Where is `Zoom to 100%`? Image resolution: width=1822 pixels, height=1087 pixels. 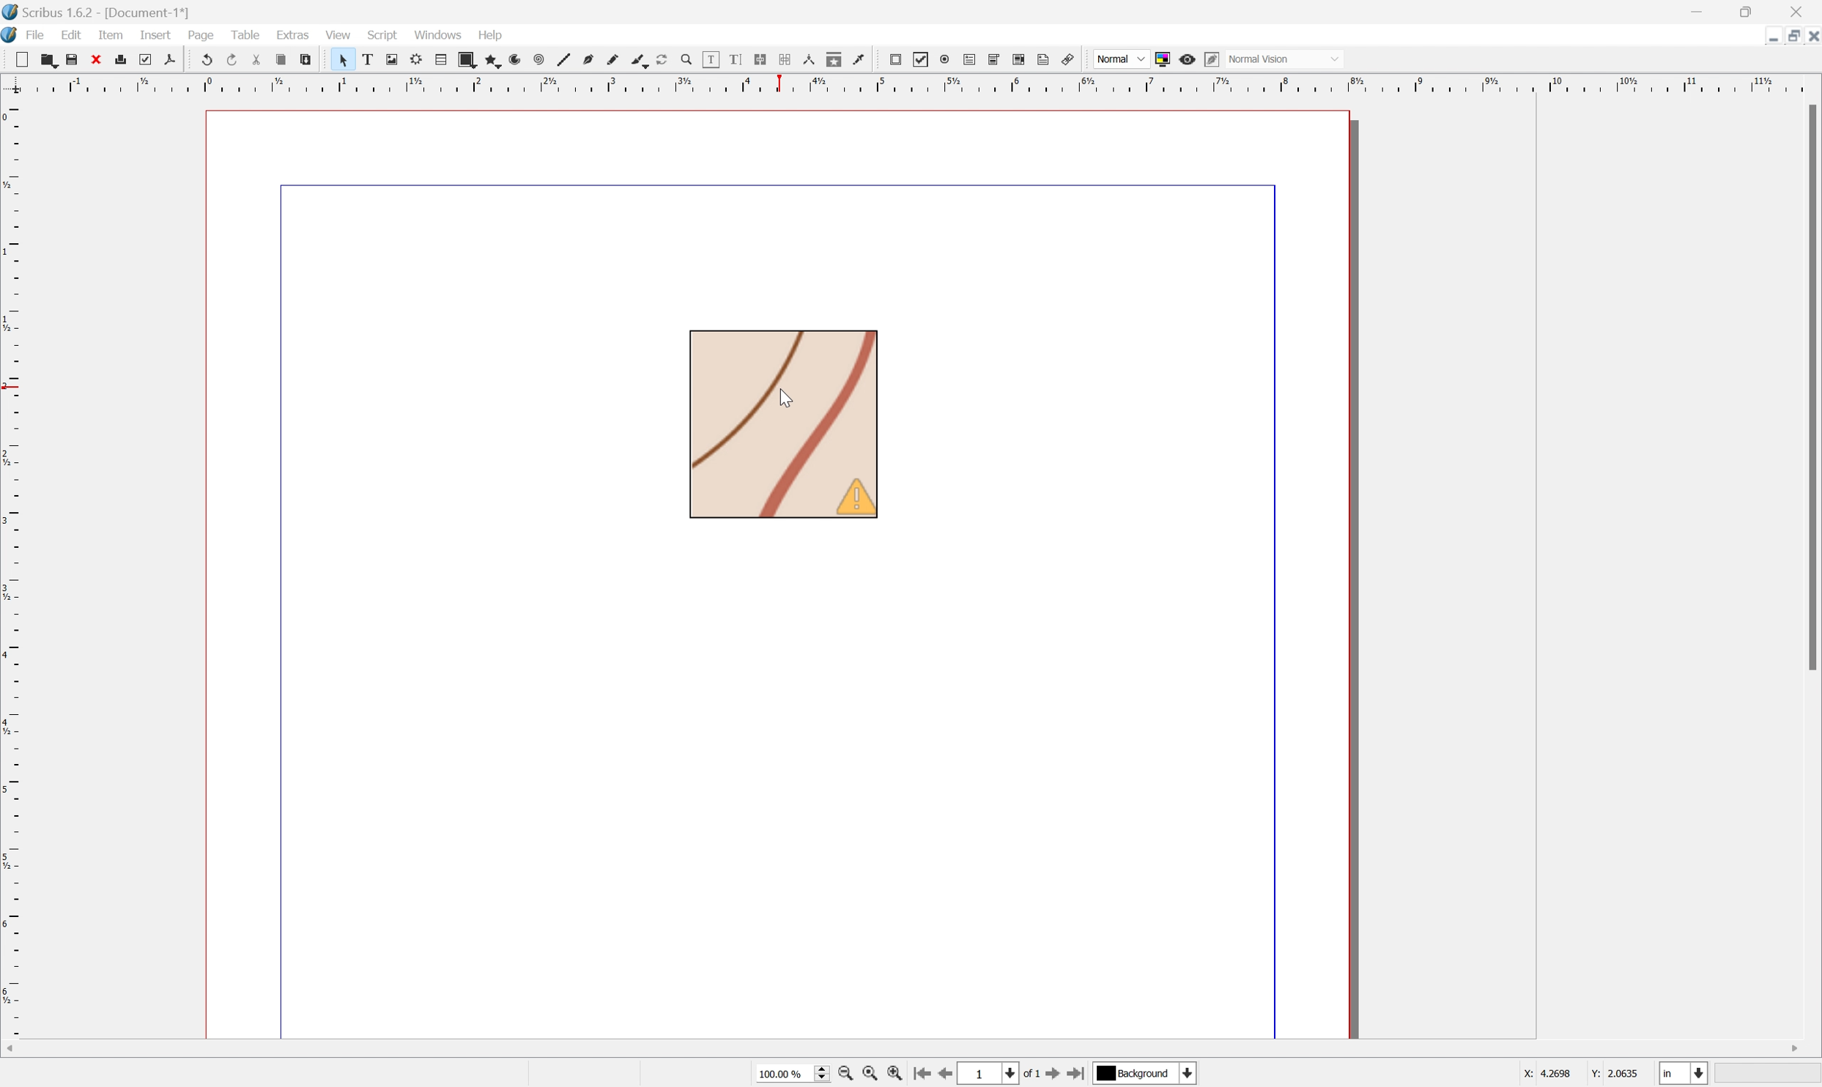
Zoom to 100% is located at coordinates (870, 1075).